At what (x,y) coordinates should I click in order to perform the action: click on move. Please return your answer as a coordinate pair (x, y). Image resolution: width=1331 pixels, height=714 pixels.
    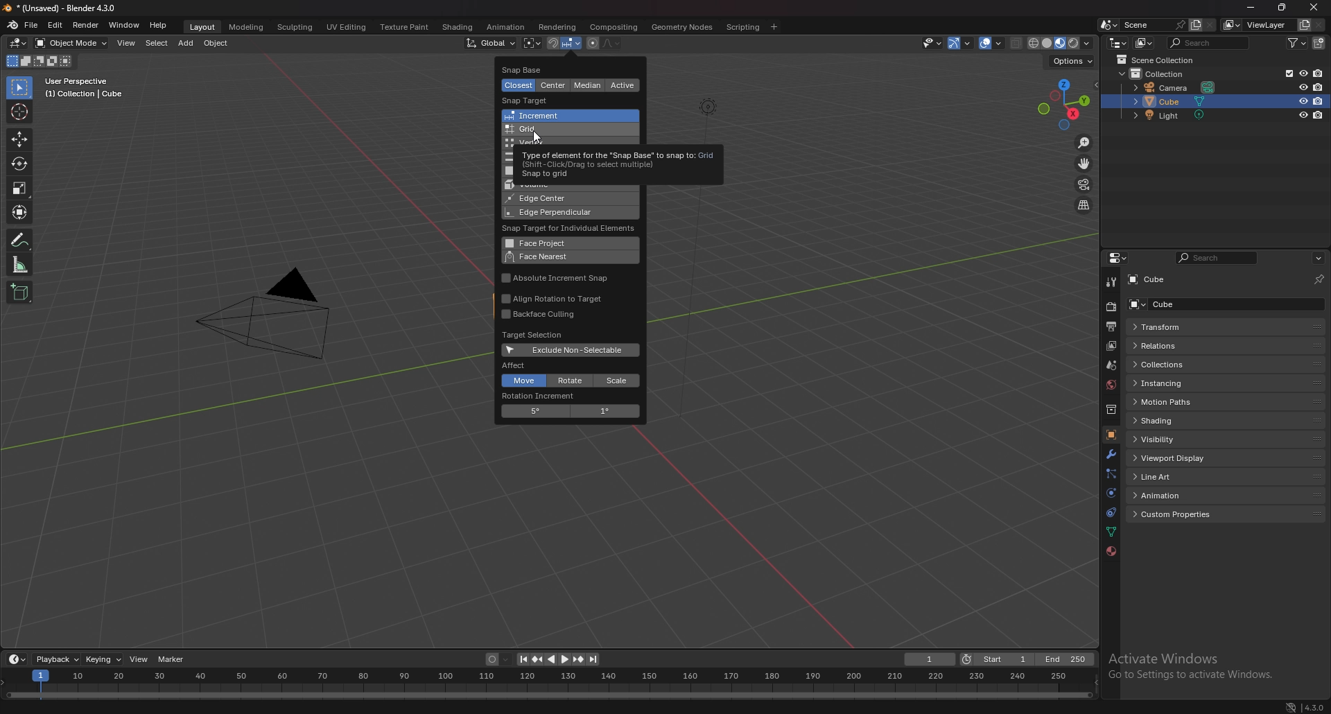
    Looking at the image, I should click on (1084, 164).